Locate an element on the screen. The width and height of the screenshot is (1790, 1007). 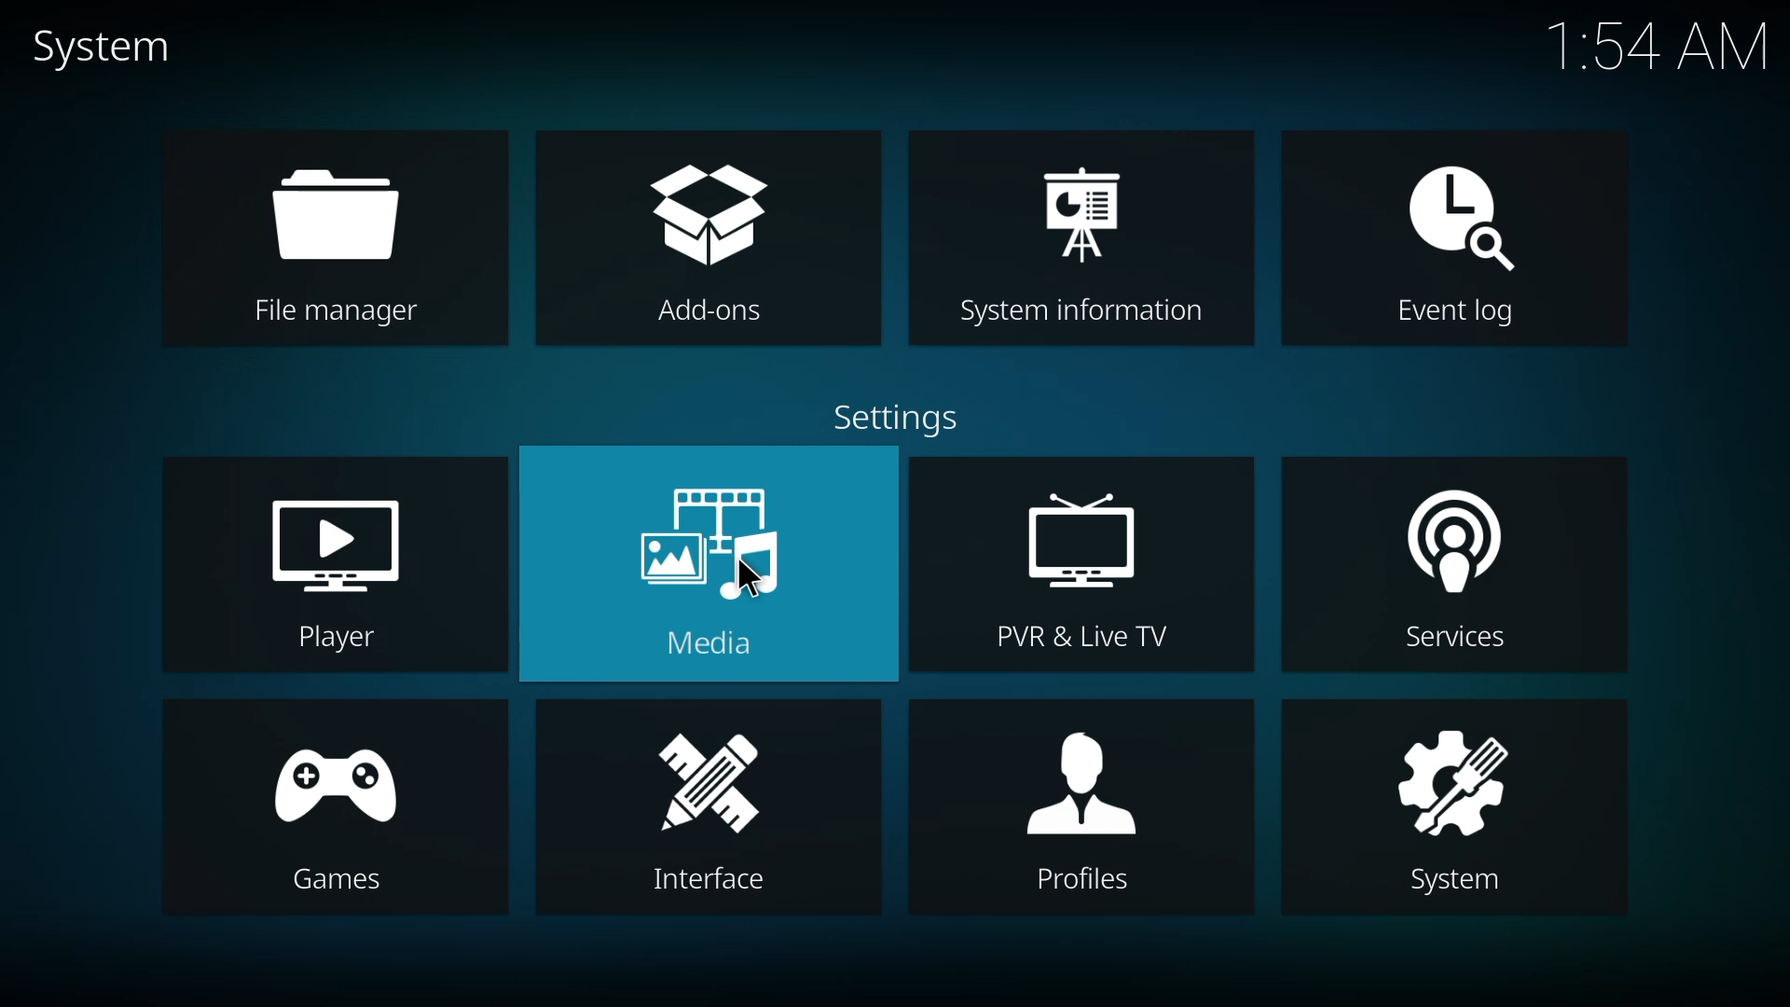
player is located at coordinates (337, 568).